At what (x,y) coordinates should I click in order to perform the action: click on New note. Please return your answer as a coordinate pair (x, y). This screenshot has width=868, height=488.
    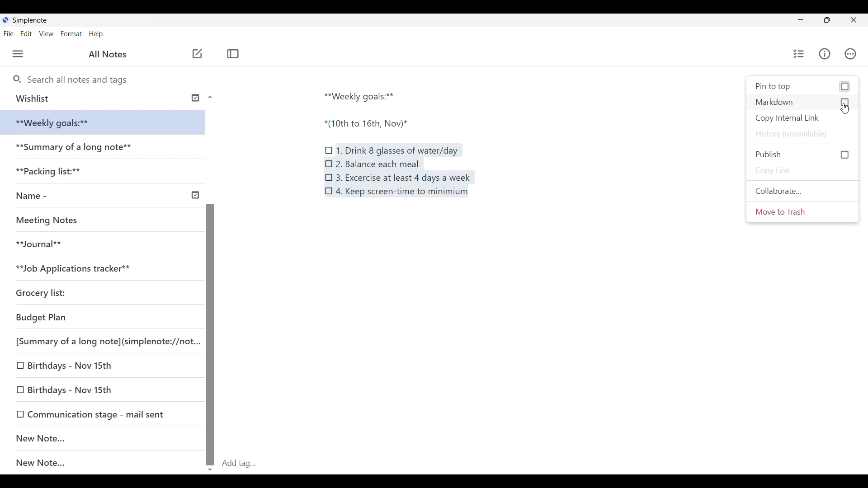
    Looking at the image, I should click on (197, 53).